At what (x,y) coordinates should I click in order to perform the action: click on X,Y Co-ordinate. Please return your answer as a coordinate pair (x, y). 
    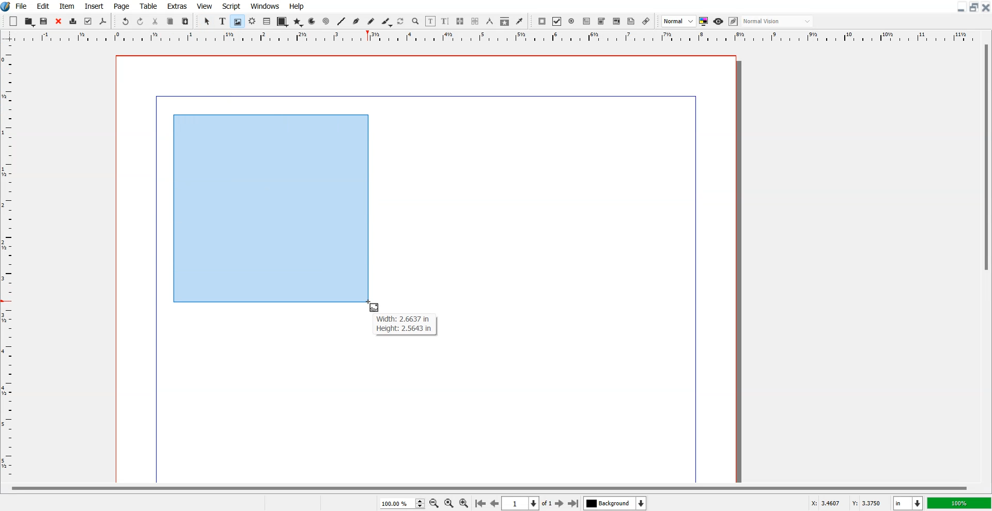
    Looking at the image, I should click on (848, 502).